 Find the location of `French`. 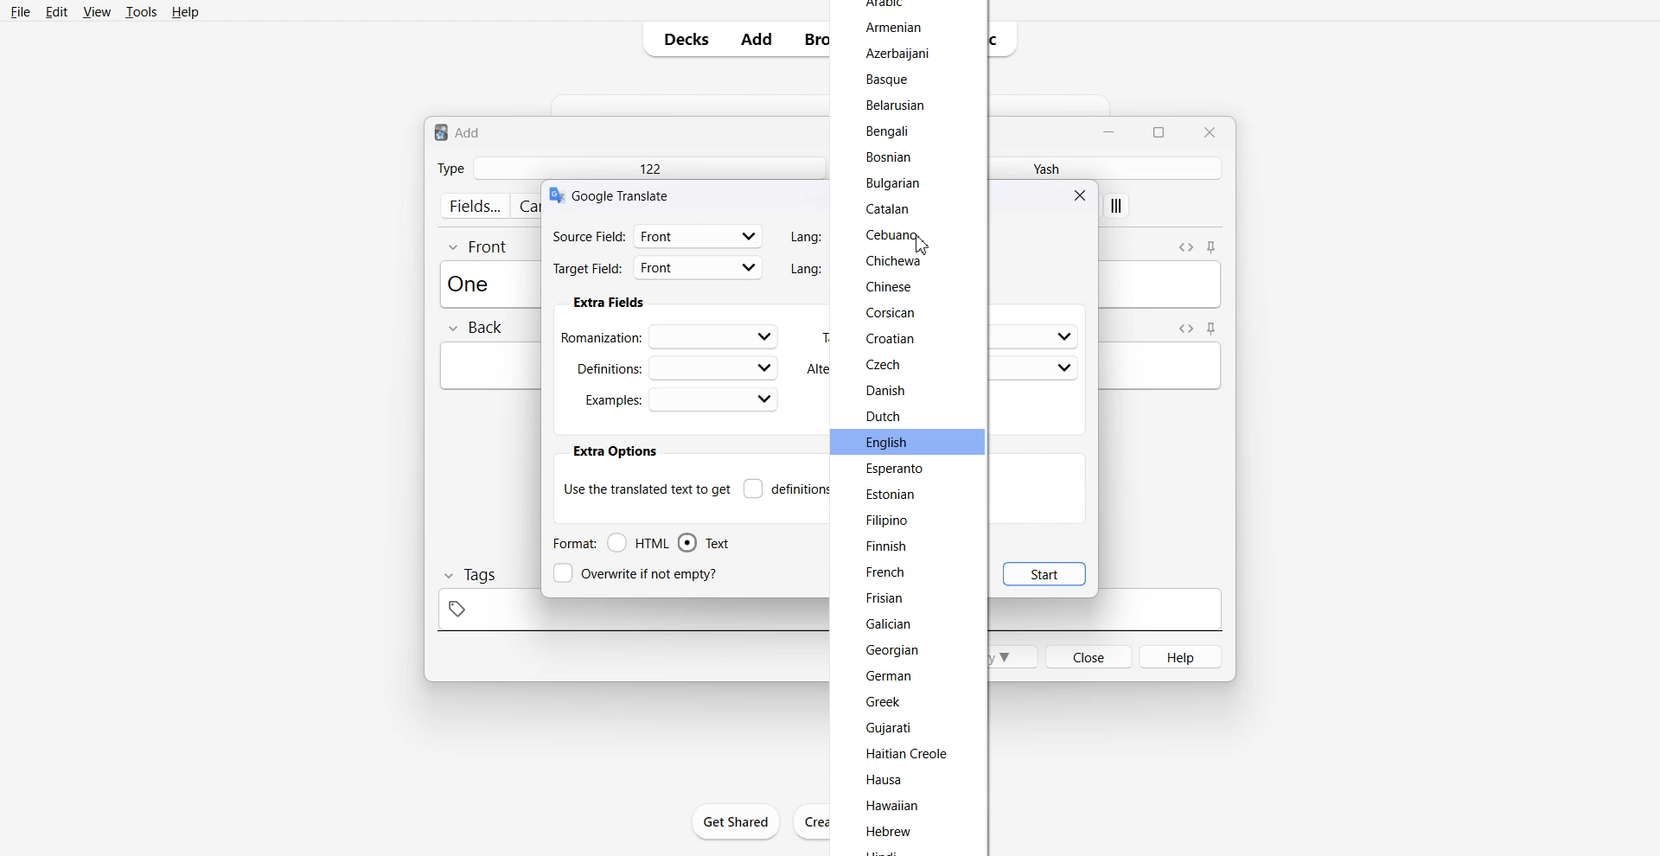

French is located at coordinates (889, 572).